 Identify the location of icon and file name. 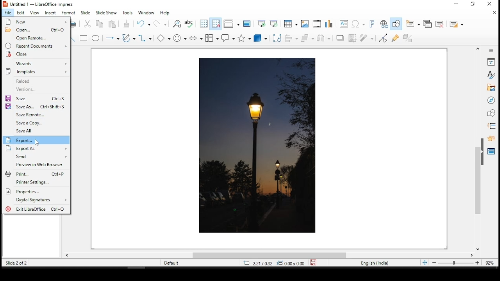
(45, 5).